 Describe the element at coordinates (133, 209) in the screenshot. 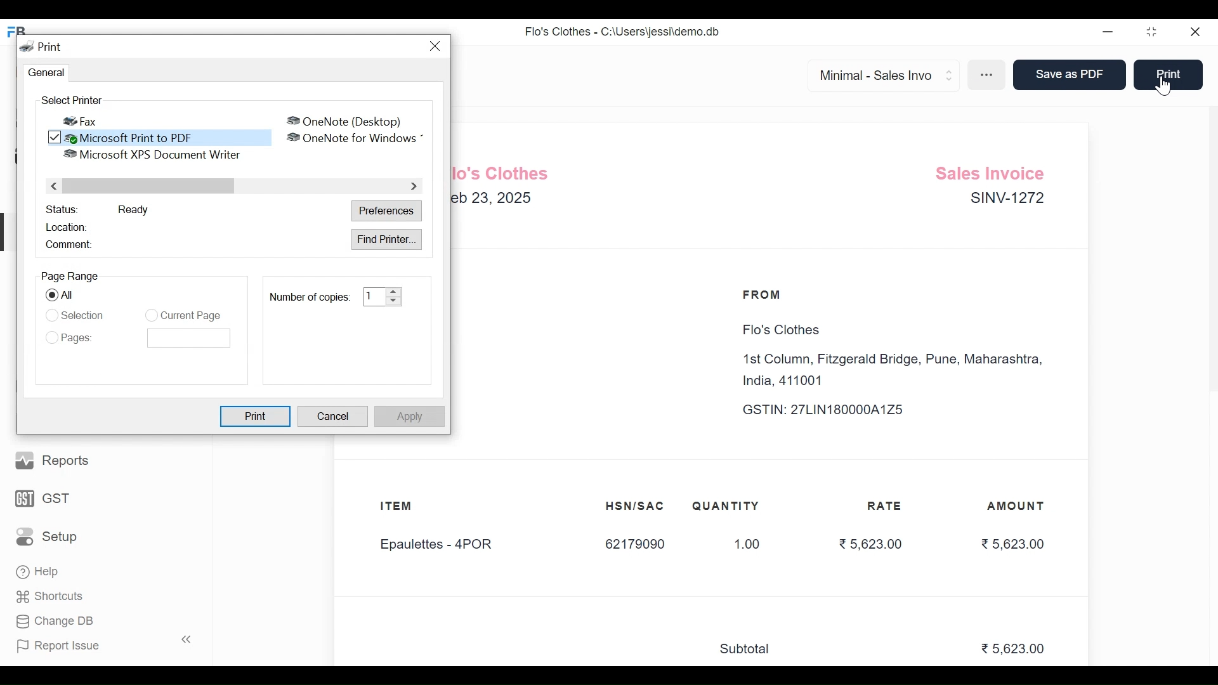

I see `Ready` at that location.